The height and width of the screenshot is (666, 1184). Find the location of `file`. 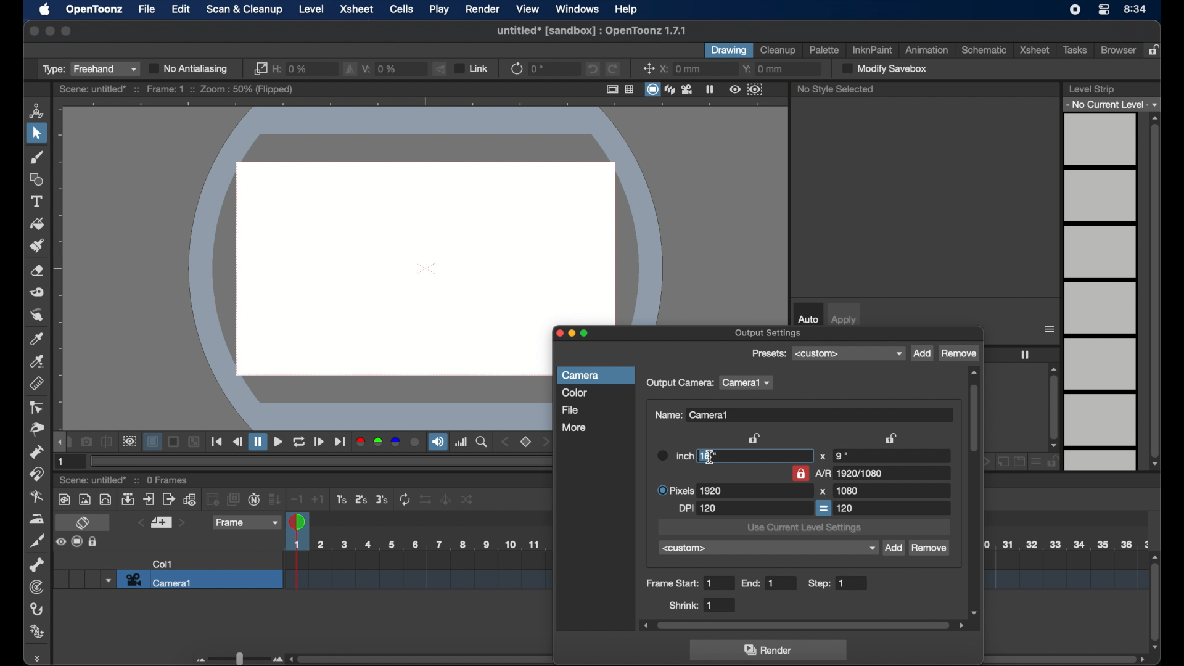

file is located at coordinates (147, 9).